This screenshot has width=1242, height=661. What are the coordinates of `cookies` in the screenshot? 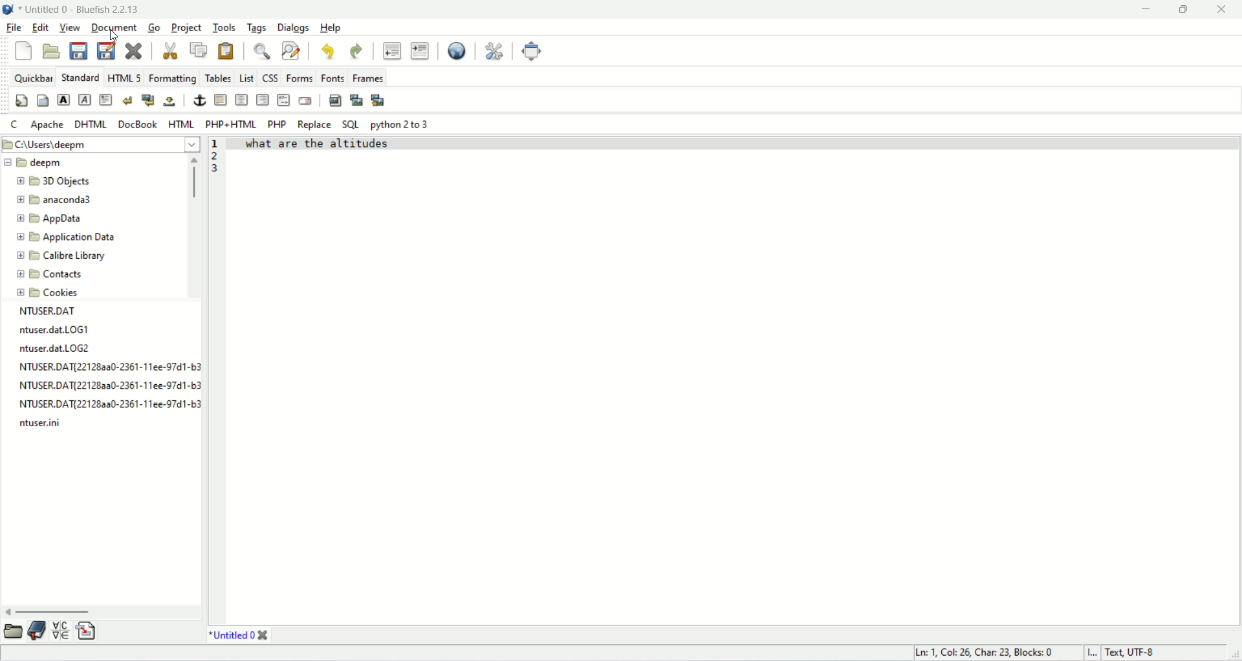 It's located at (49, 294).